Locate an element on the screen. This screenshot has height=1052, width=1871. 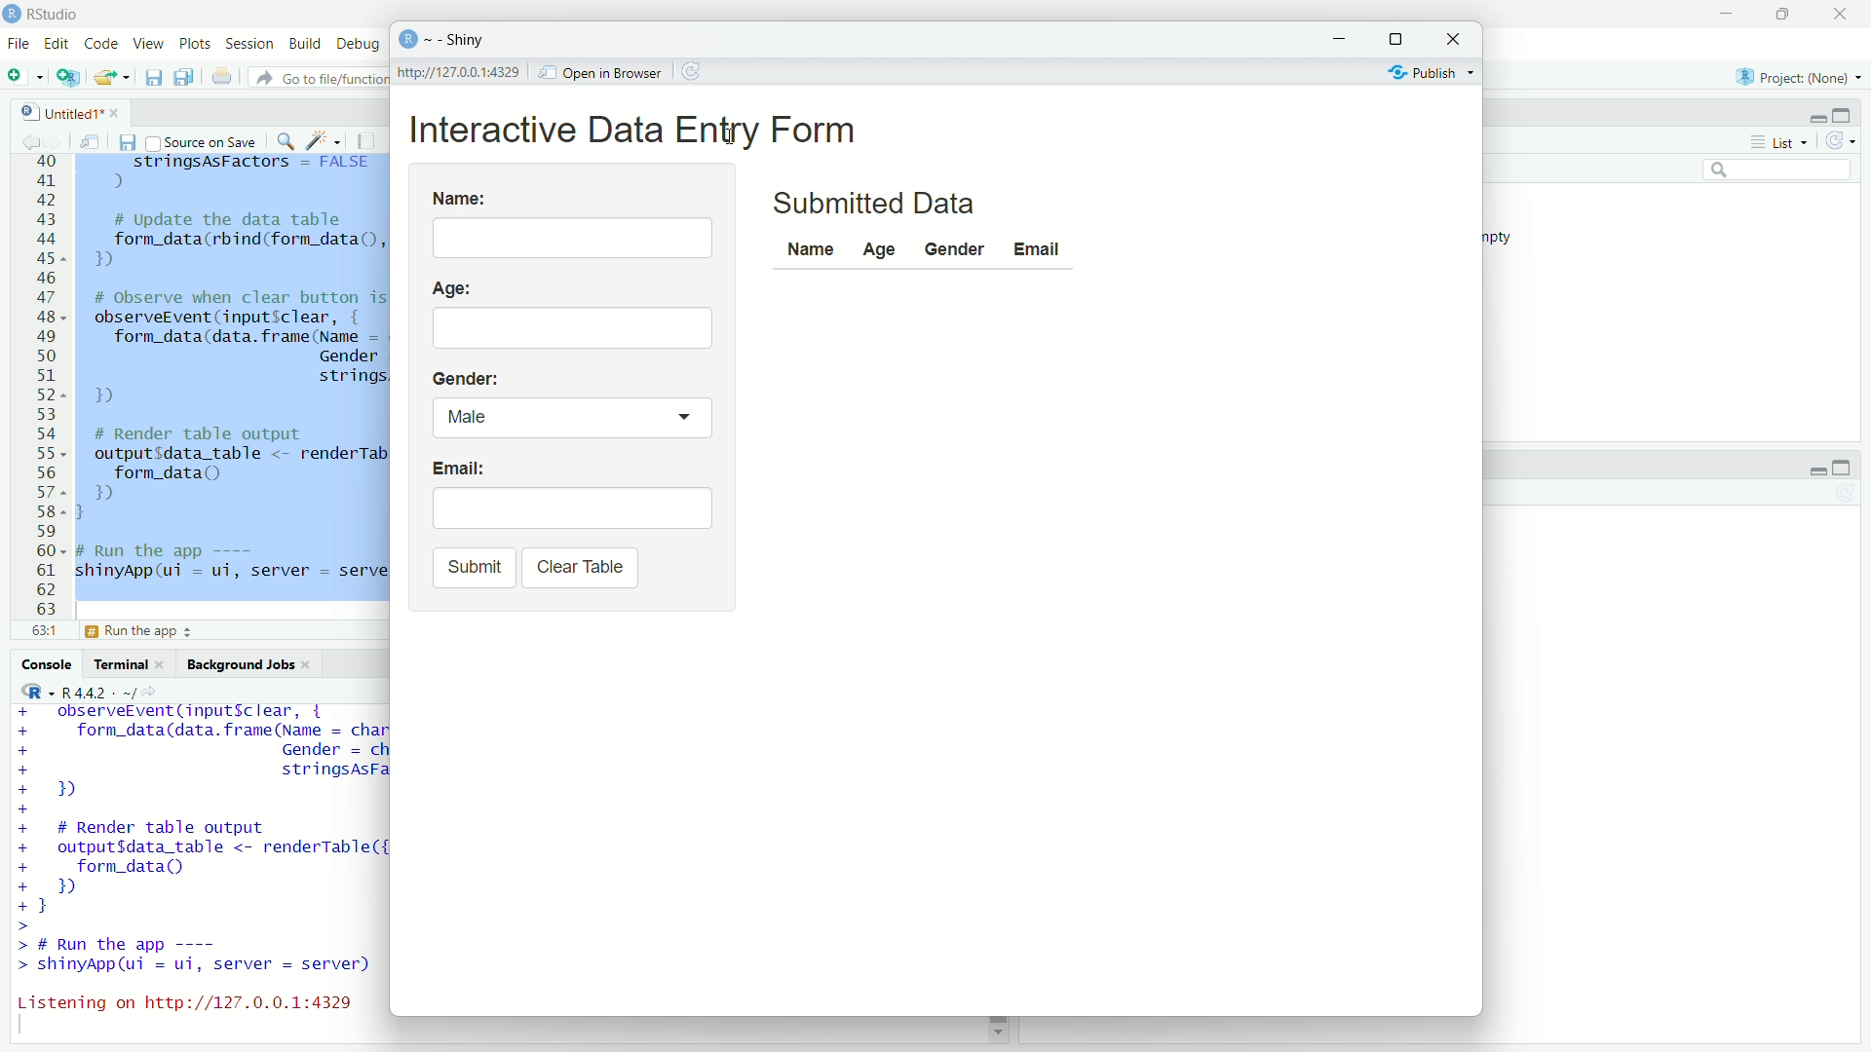
Name is located at coordinates (811, 251).